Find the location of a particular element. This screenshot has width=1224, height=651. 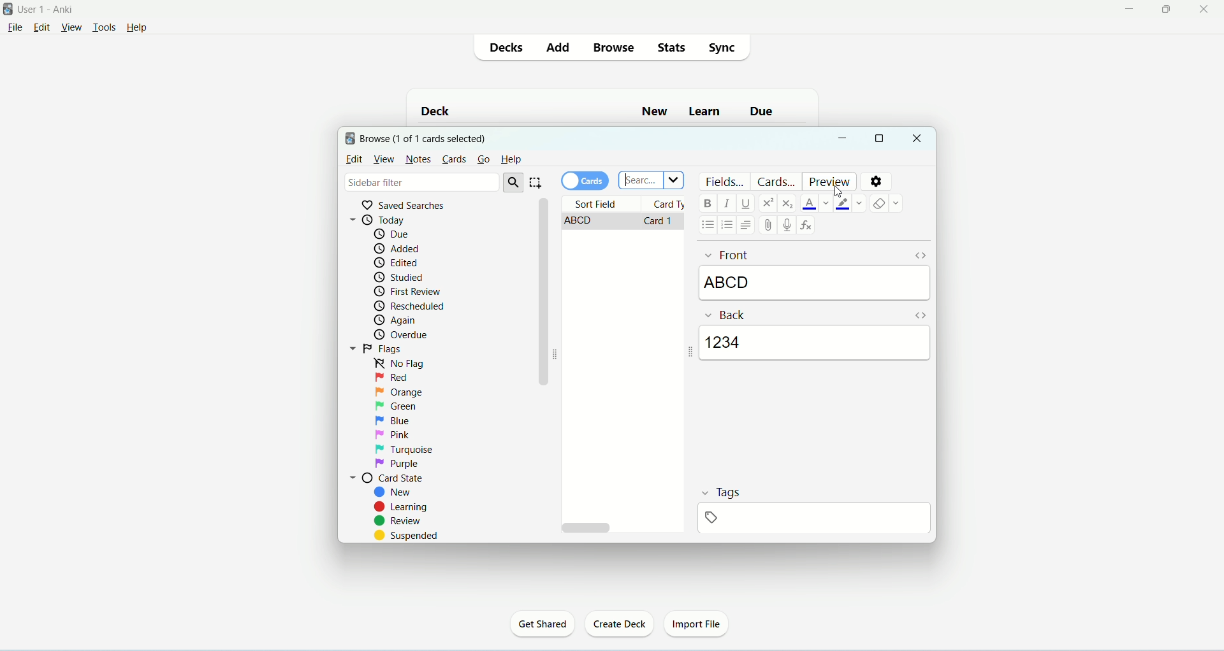

get shared is located at coordinates (542, 624).